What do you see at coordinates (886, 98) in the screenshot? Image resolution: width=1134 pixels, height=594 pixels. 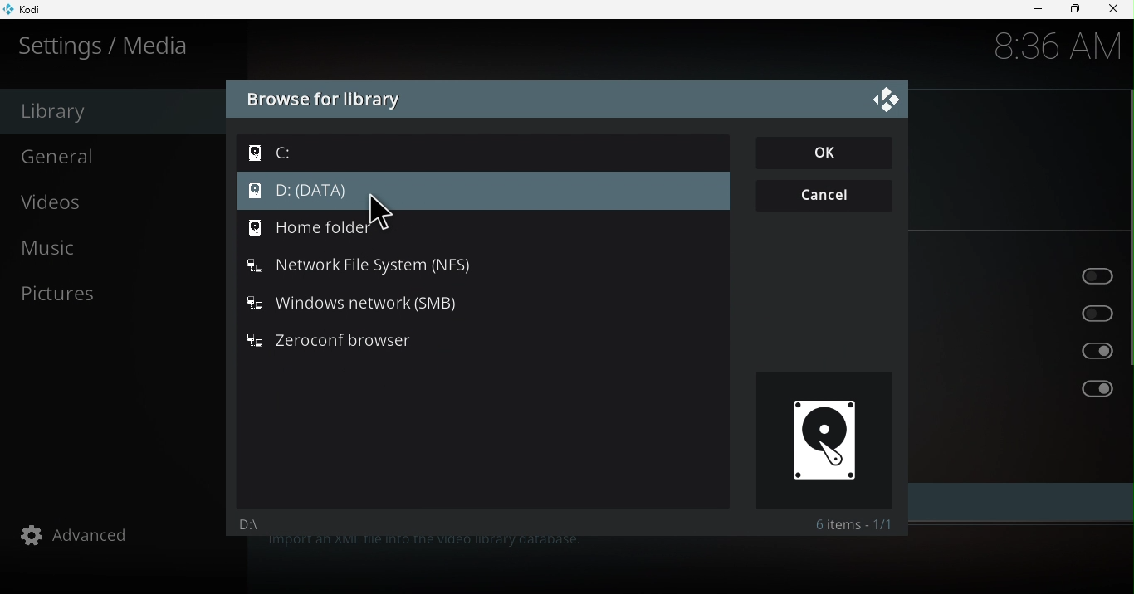 I see `Close` at bounding box center [886, 98].